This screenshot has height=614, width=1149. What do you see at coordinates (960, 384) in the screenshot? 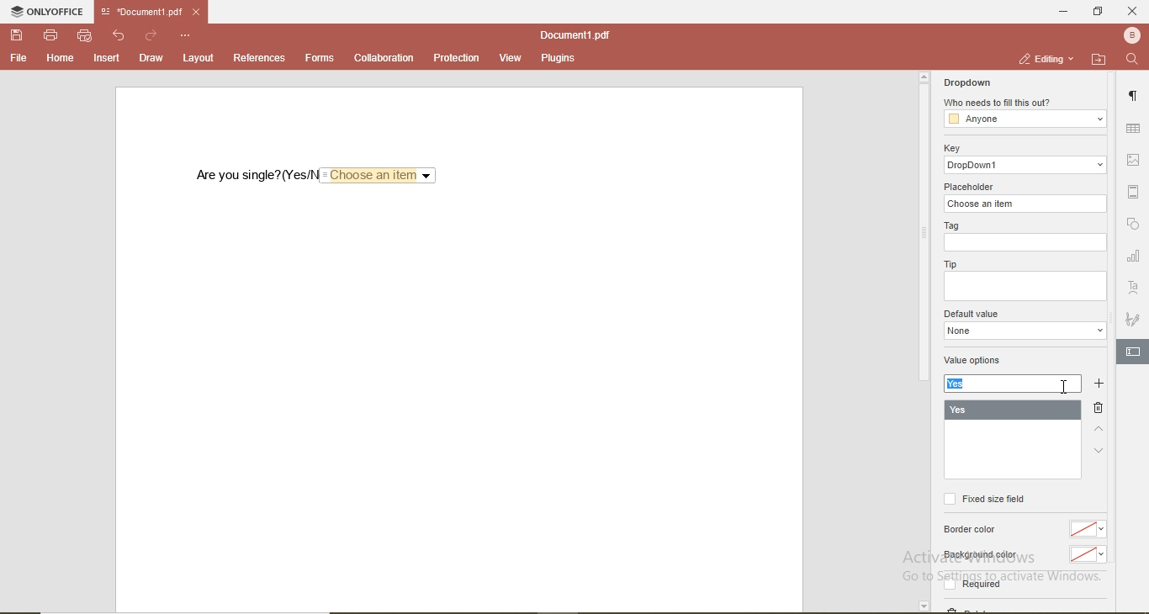
I see `yes` at bounding box center [960, 384].